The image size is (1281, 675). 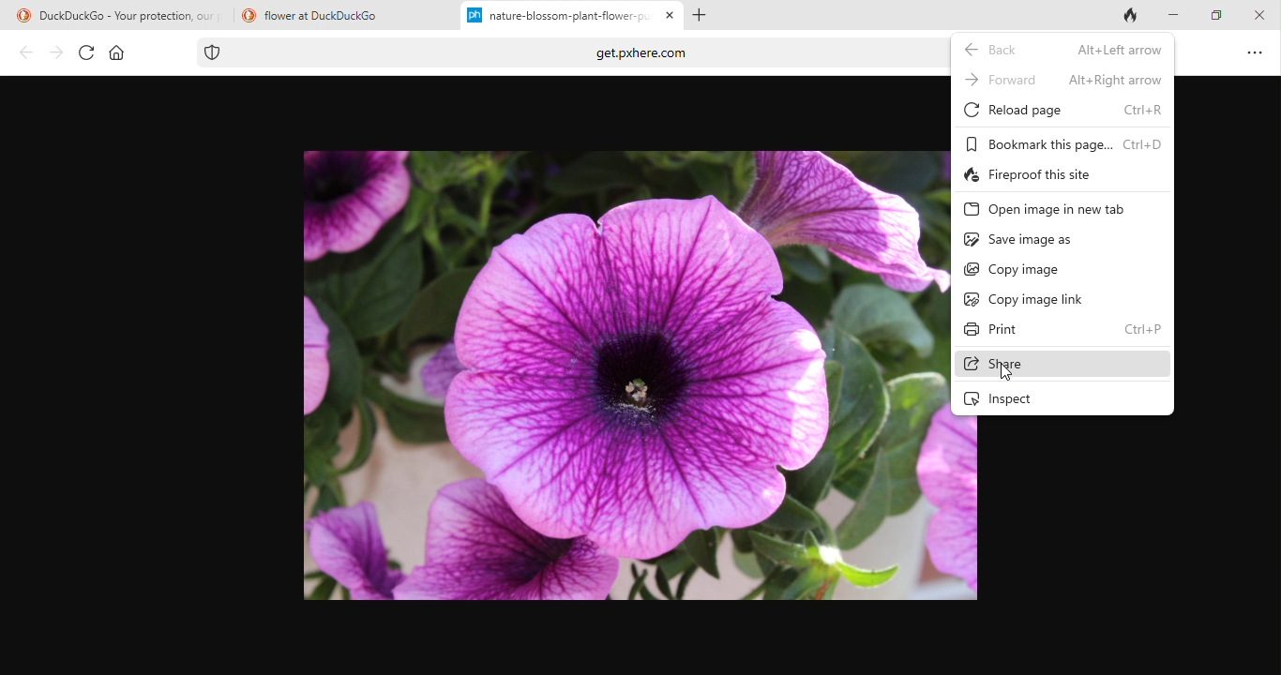 I want to click on save image as, so click(x=1018, y=241).